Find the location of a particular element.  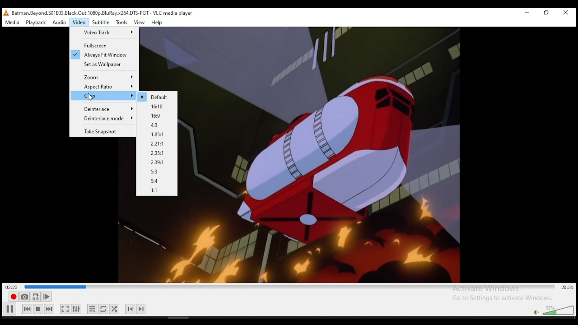

16.9 is located at coordinates (156, 116).